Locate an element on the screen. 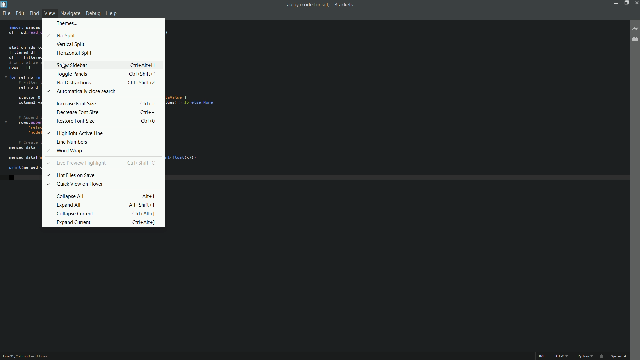 This screenshot has height=360, width=640. Horizontal split is located at coordinates (74, 53).